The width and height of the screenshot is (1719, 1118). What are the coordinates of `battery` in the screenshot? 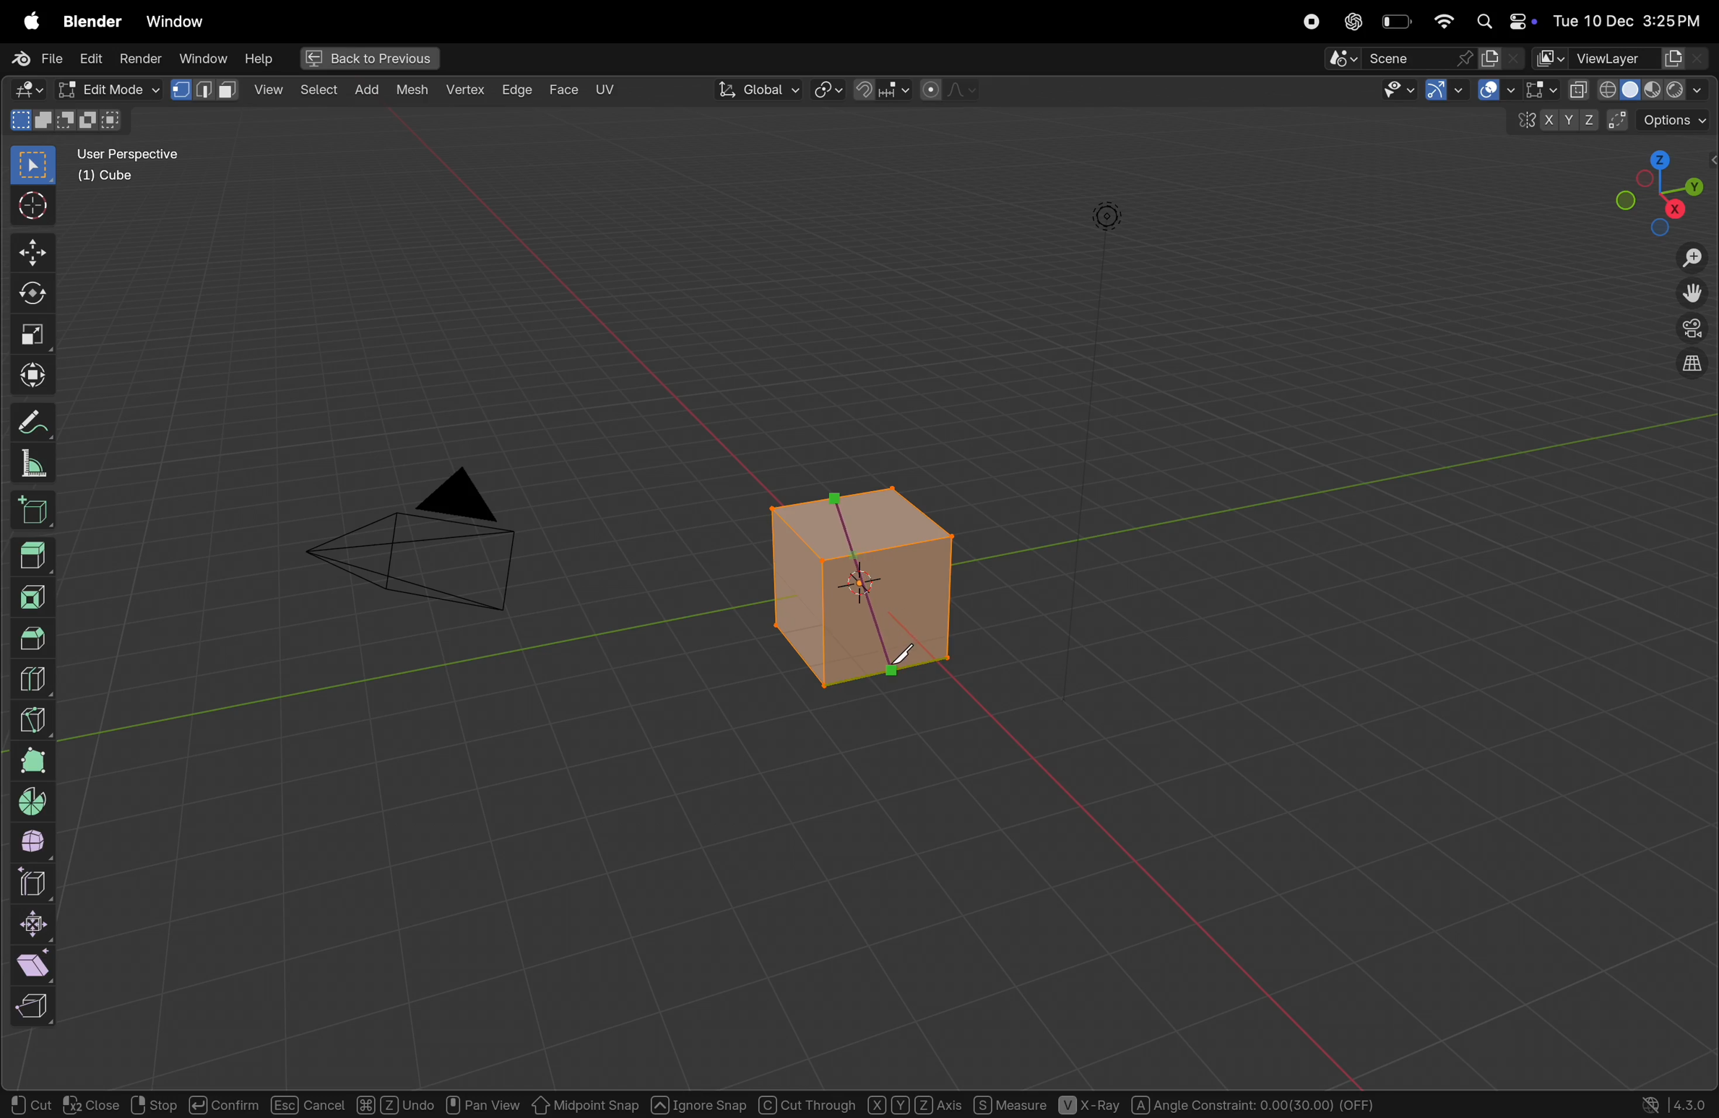 It's located at (1396, 22).